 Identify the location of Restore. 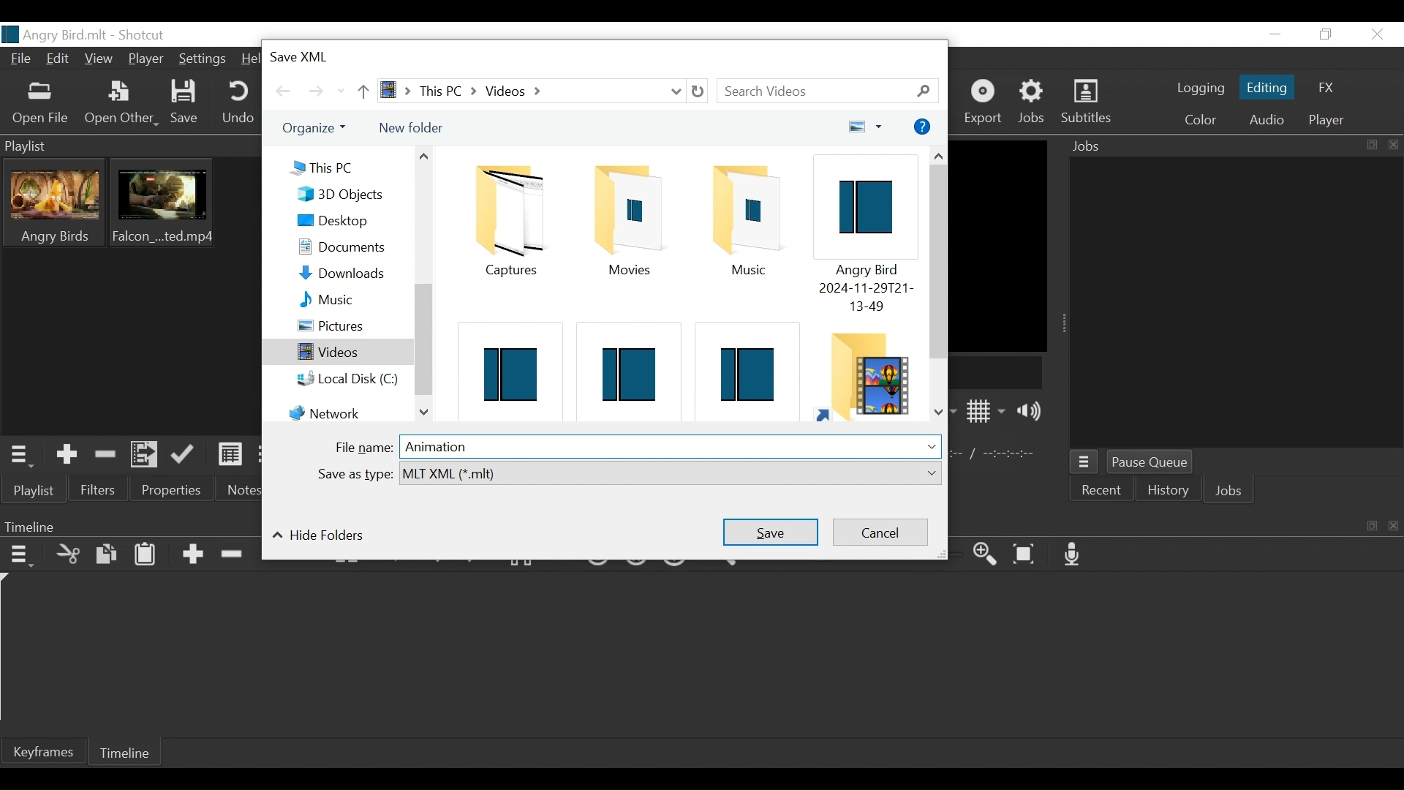
(1324, 35).